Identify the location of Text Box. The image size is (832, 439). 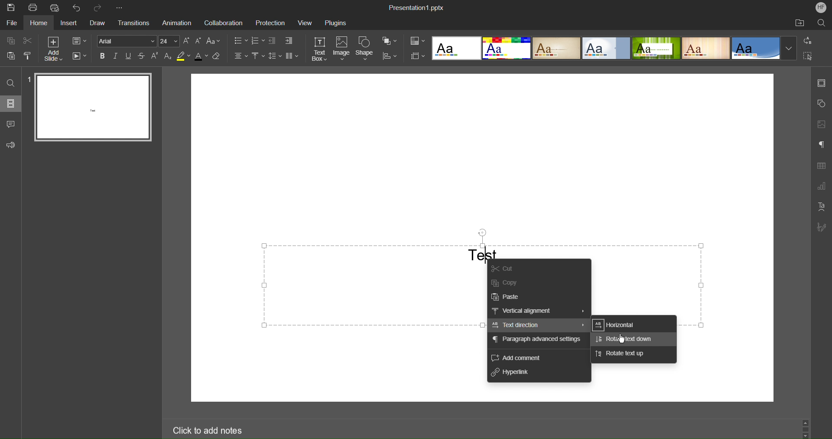
(319, 49).